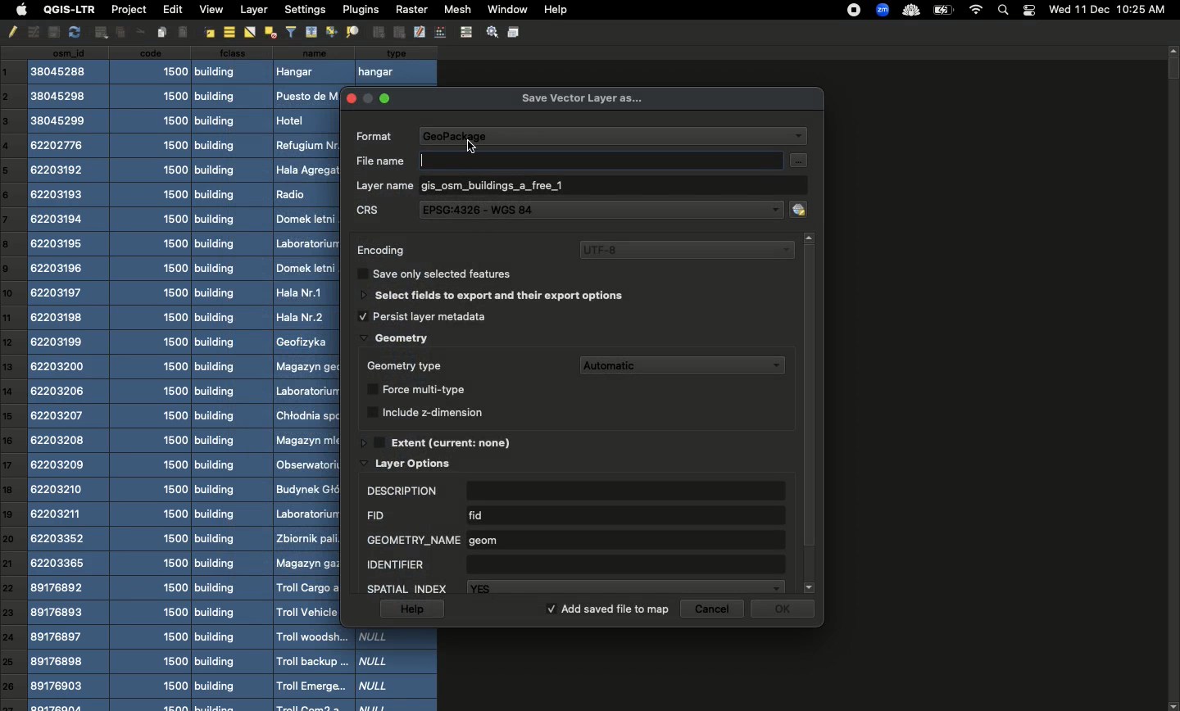 This screenshot has width=1180, height=711. Describe the element at coordinates (254, 10) in the screenshot. I see `Layer` at that location.